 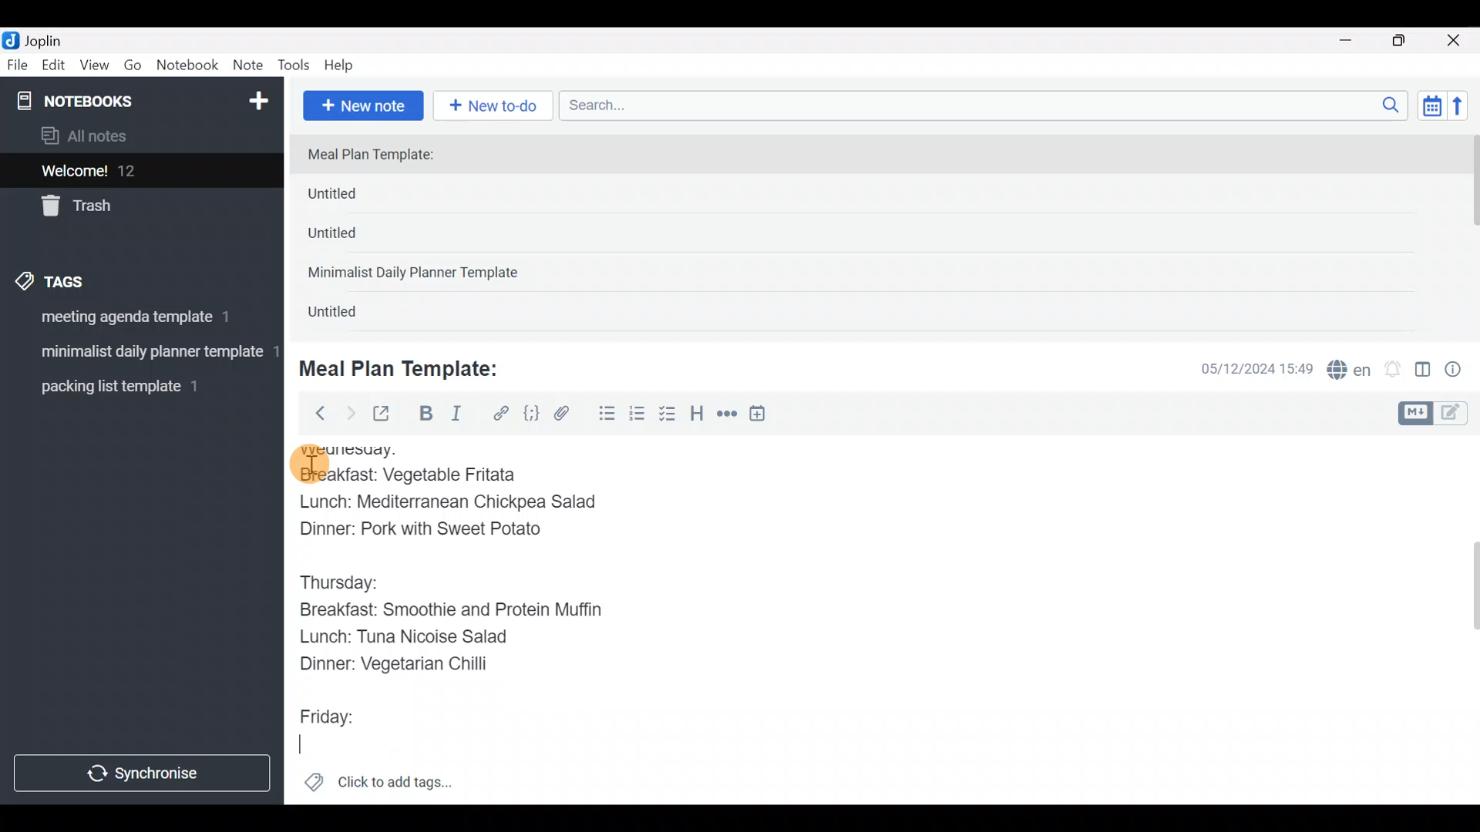 I want to click on Close, so click(x=1456, y=42).